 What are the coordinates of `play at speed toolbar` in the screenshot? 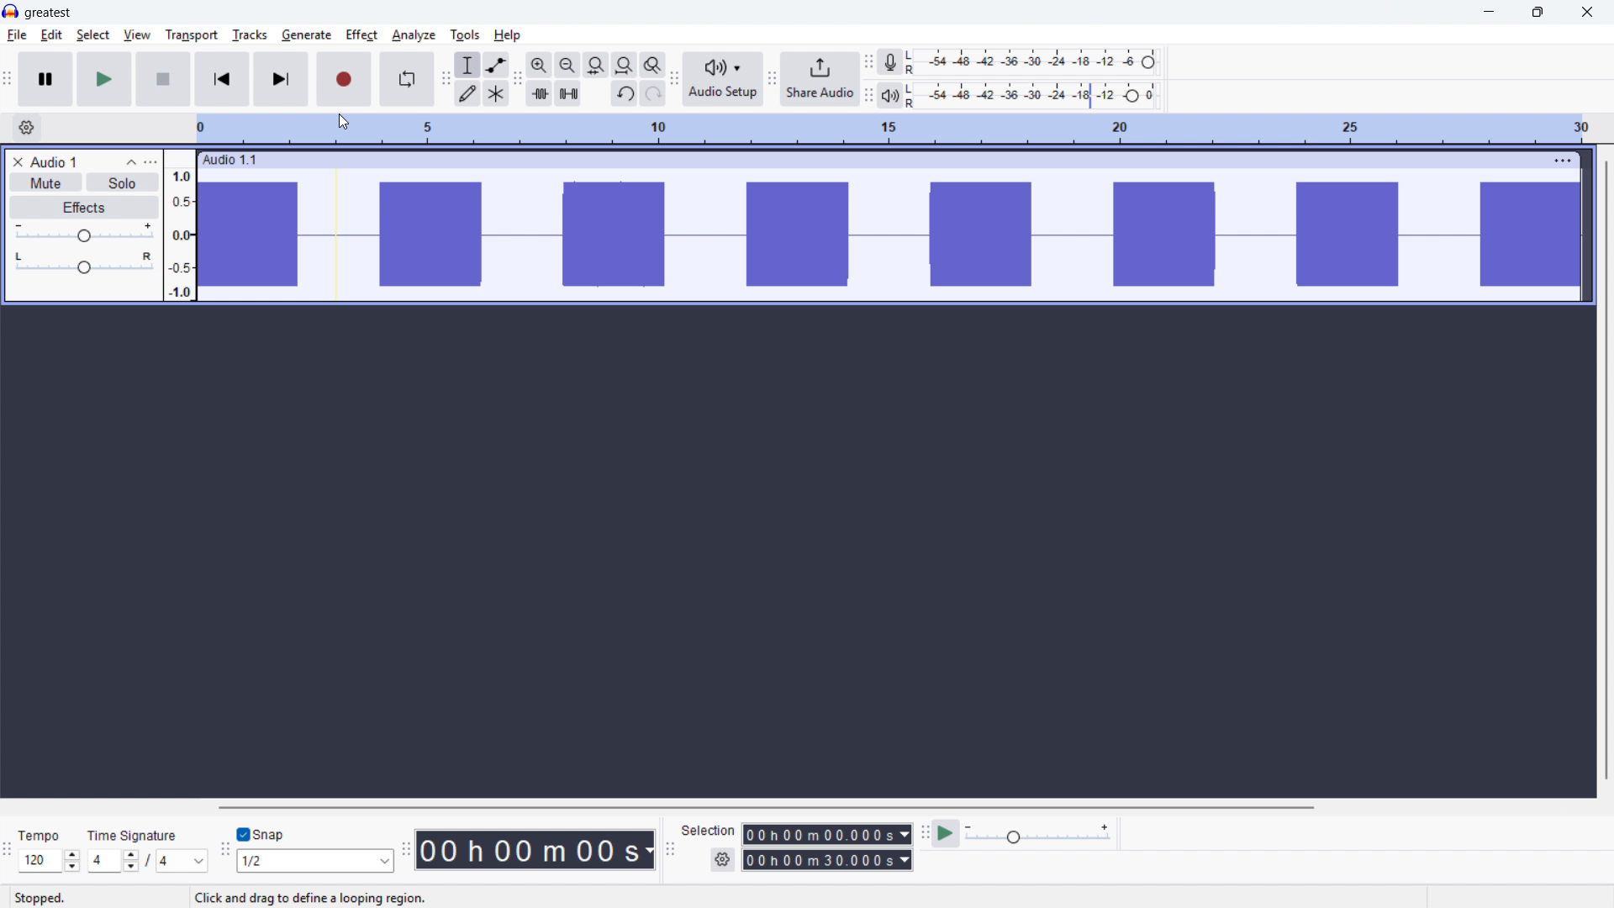 It's located at (926, 834).